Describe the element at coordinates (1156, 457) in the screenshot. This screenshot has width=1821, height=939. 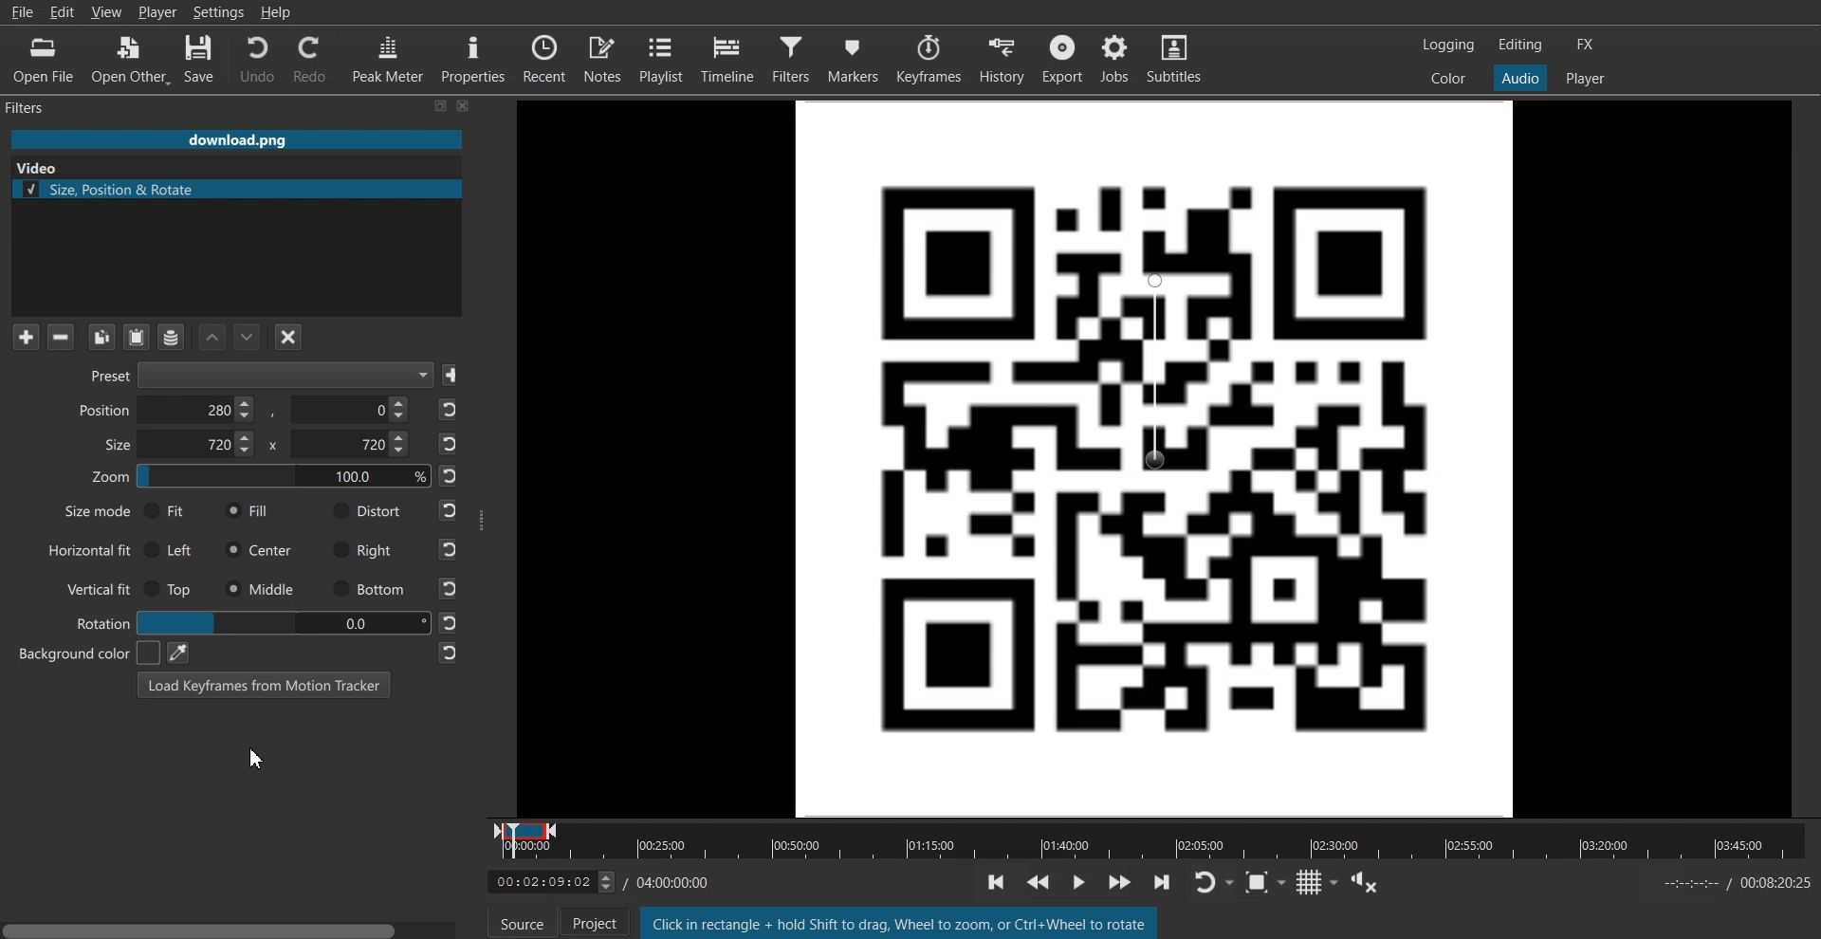
I see `Window set fit` at that location.